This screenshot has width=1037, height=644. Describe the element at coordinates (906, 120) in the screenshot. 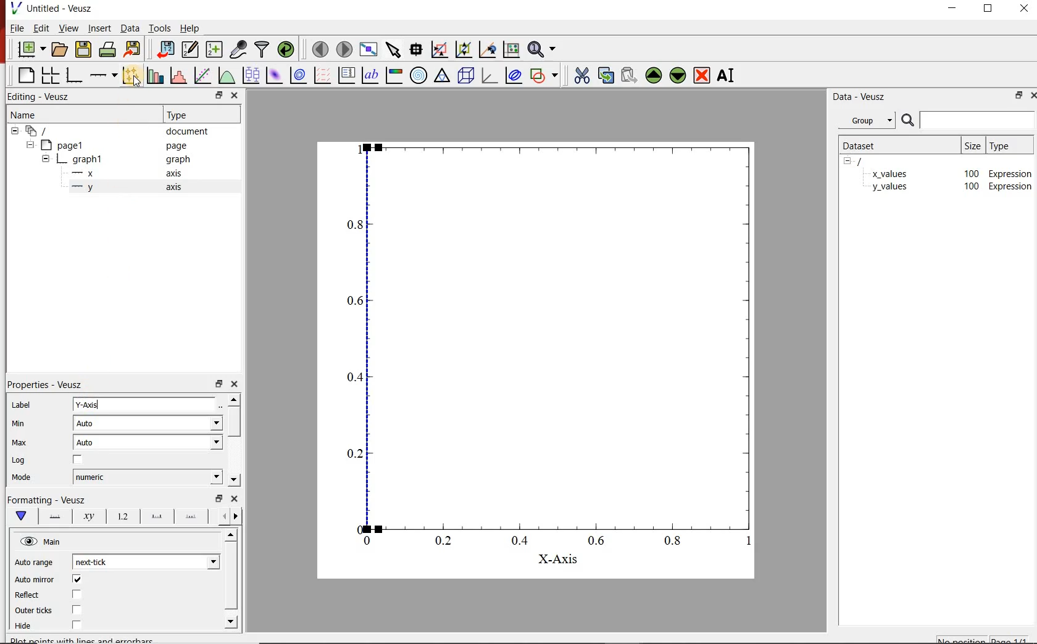

I see `search` at that location.